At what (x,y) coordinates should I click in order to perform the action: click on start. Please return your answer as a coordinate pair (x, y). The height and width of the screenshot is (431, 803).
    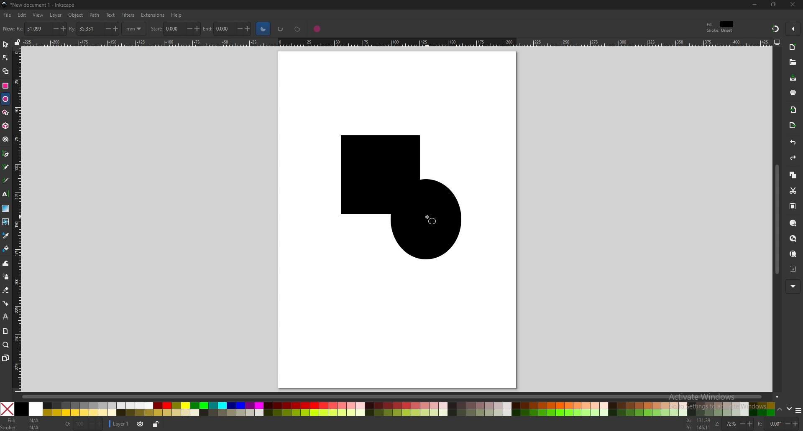
    Looking at the image, I should click on (176, 28).